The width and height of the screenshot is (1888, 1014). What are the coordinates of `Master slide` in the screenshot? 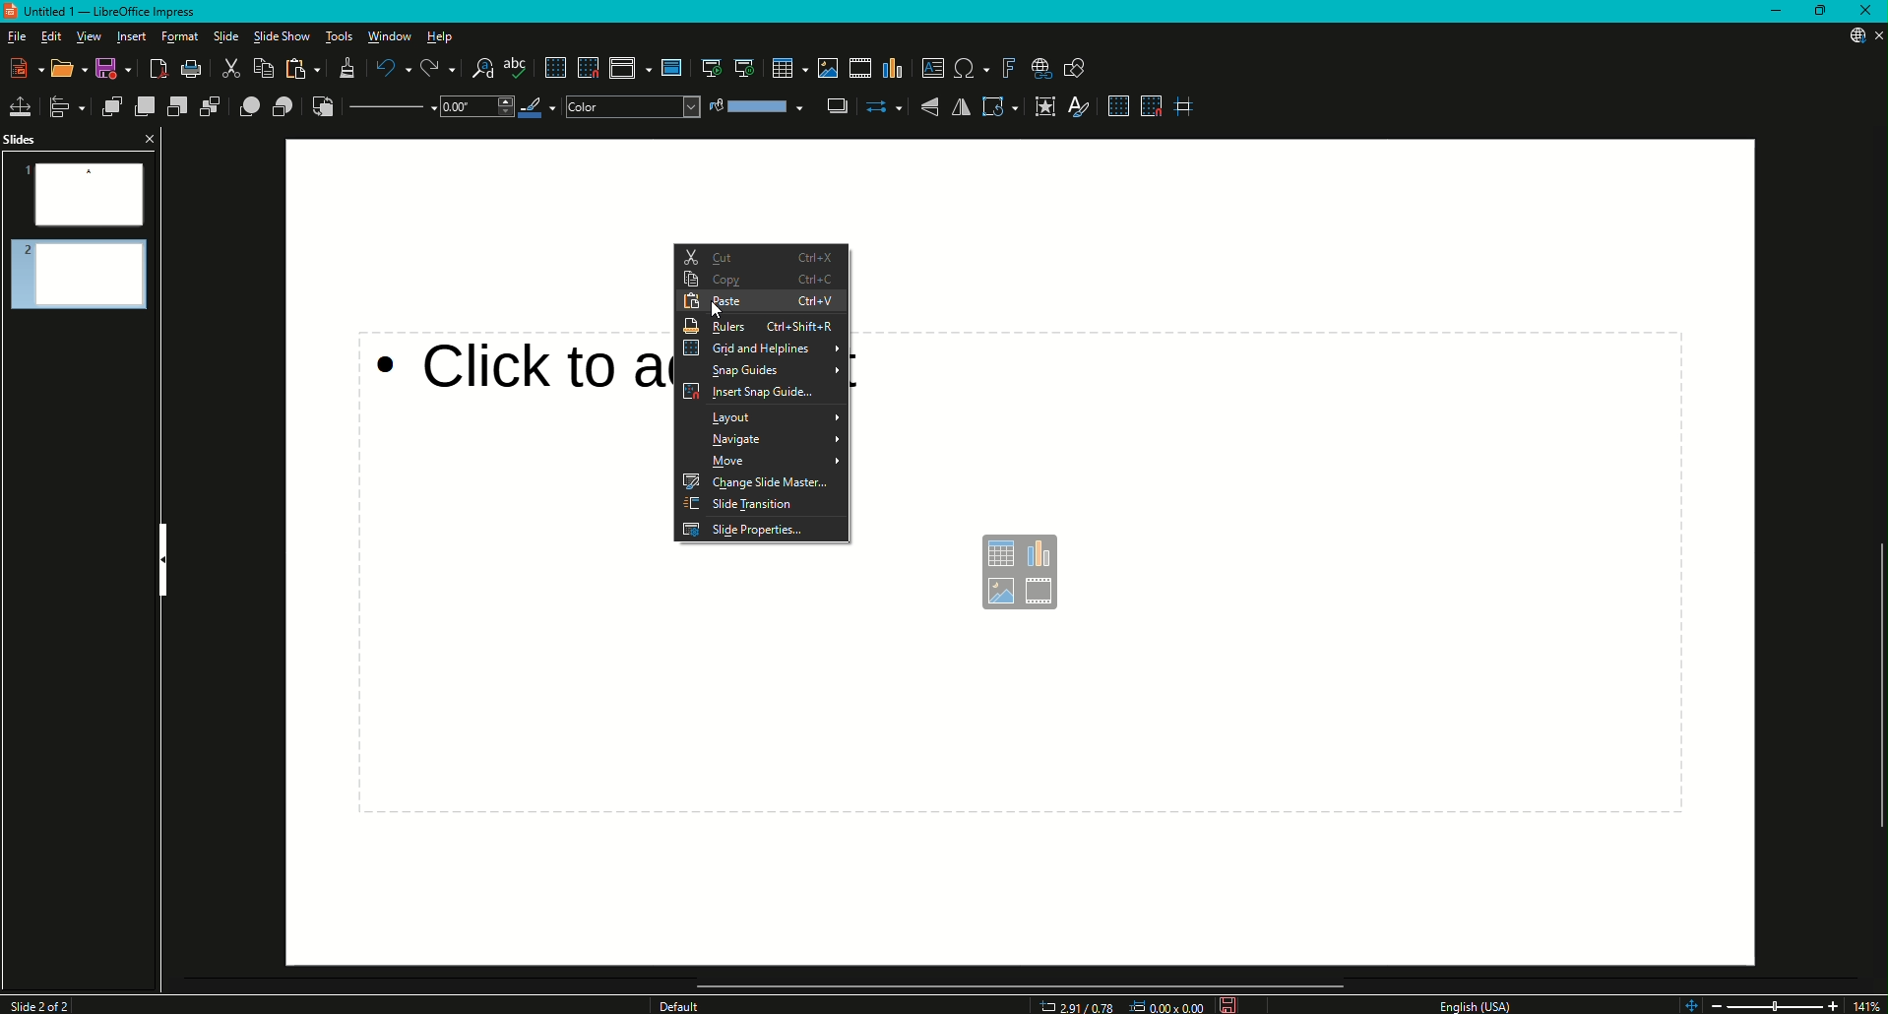 It's located at (675, 68).